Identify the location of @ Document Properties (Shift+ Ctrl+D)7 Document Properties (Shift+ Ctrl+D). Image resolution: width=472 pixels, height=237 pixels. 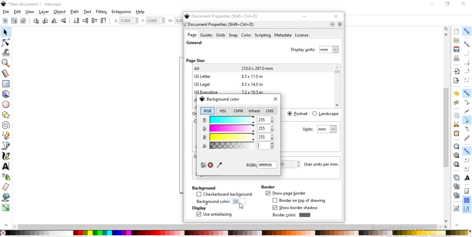
(223, 20).